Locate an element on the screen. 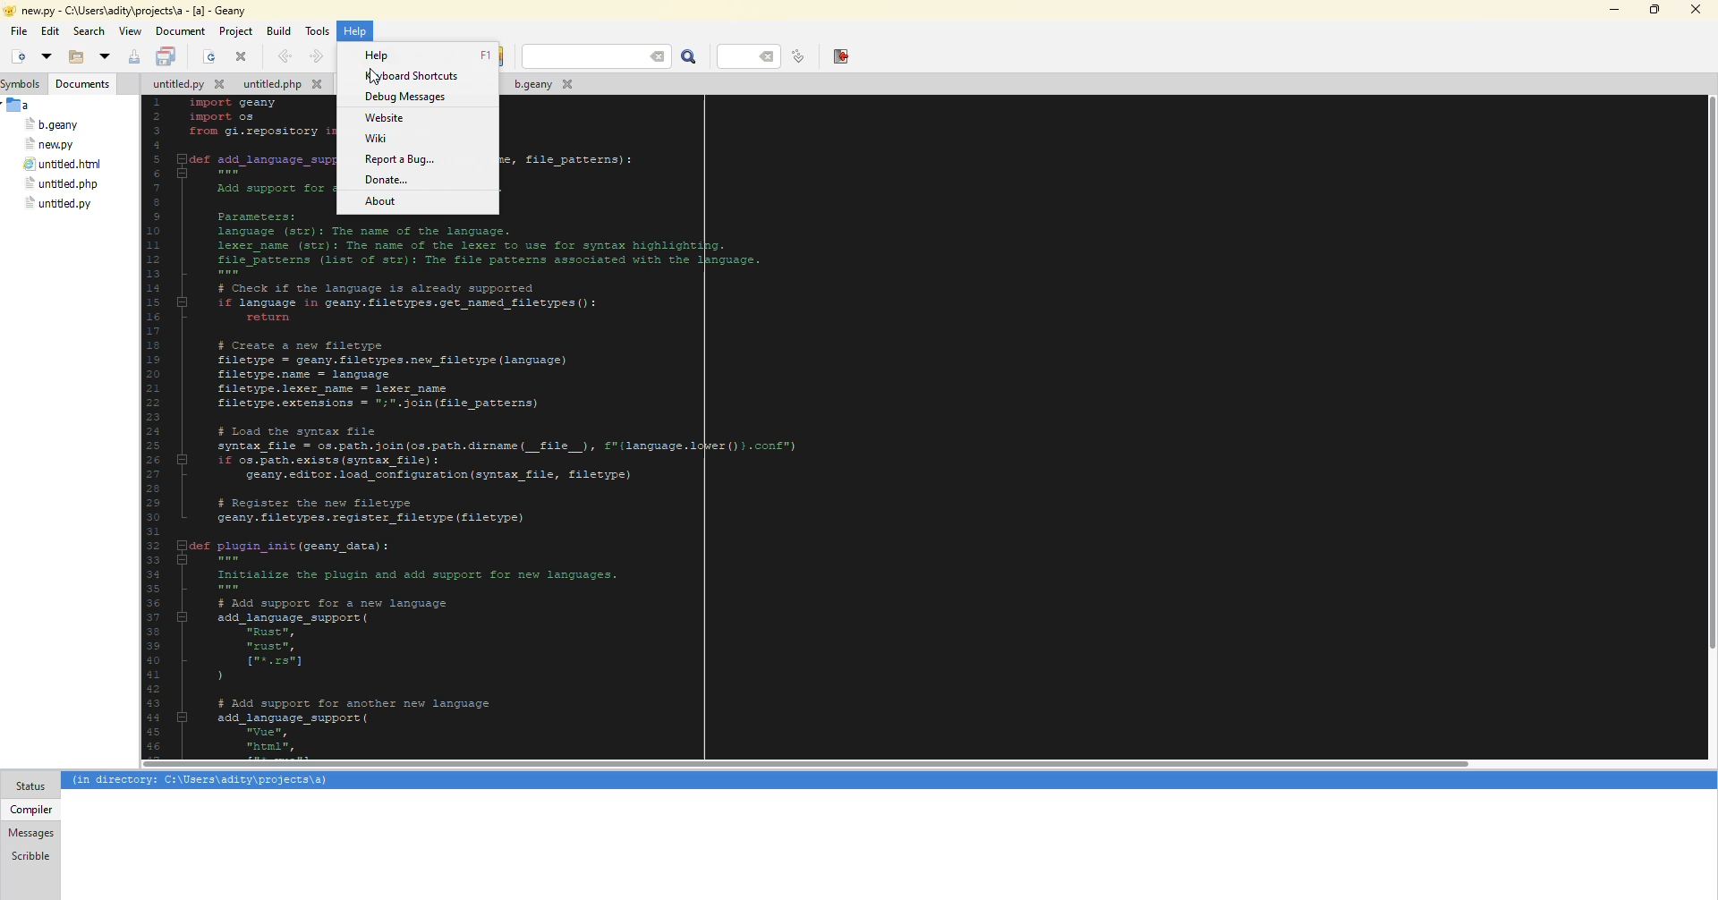 This screenshot has height=900, width=1718. save is located at coordinates (134, 57).